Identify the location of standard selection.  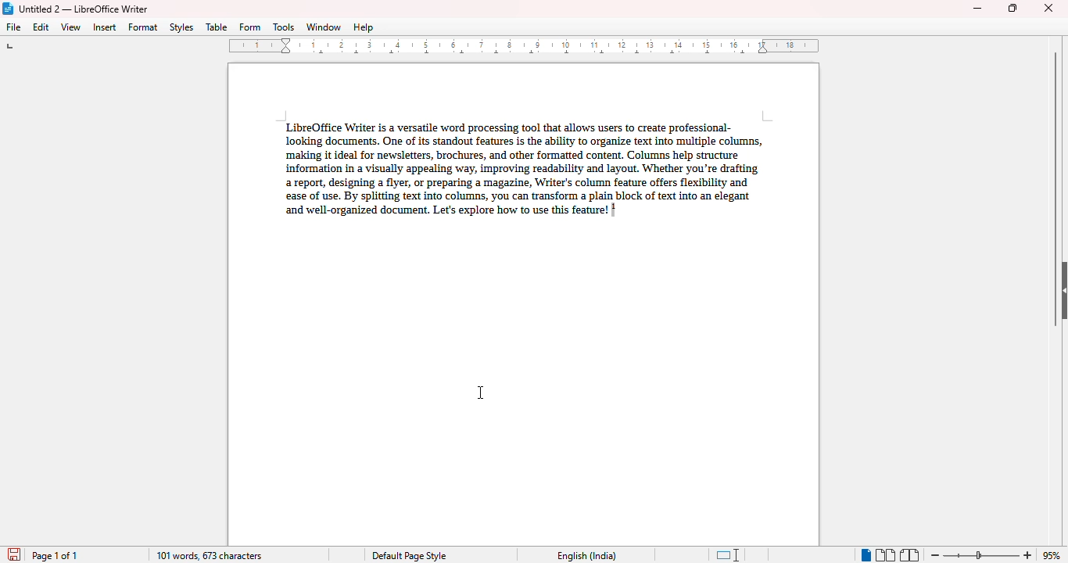
(728, 554).